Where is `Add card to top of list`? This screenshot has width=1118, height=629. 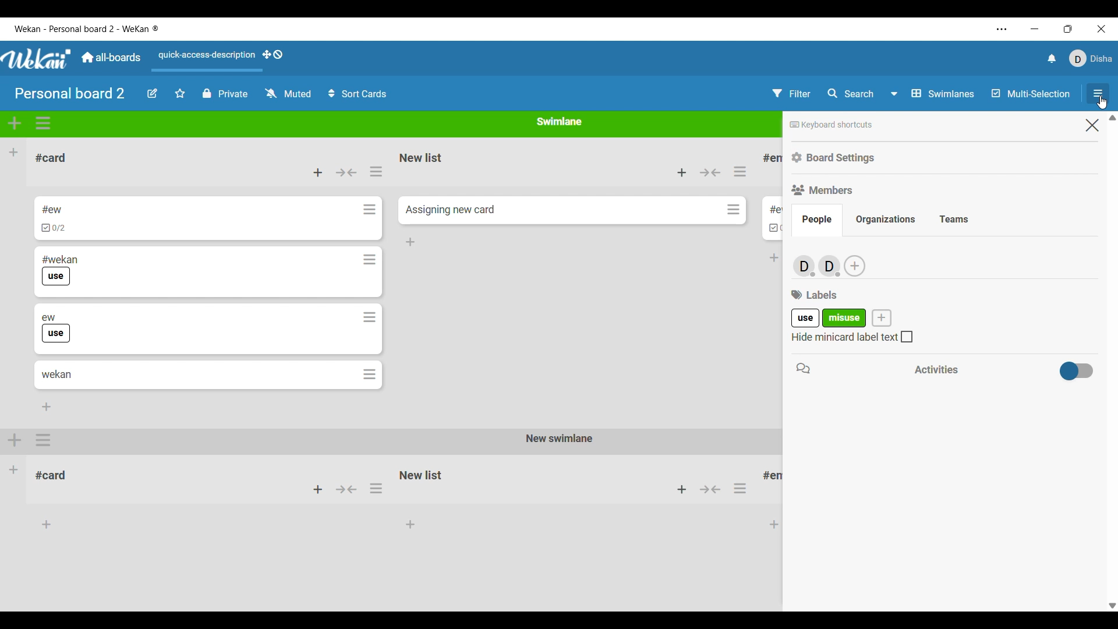 Add card to top of list is located at coordinates (682, 172).